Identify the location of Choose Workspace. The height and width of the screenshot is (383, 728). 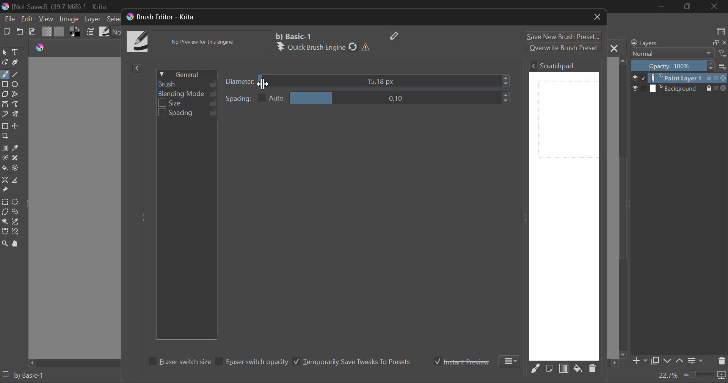
(722, 31).